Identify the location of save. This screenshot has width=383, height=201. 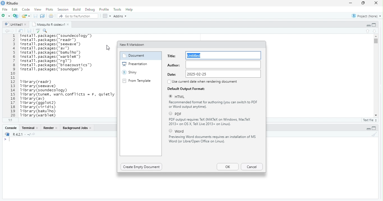
(29, 31).